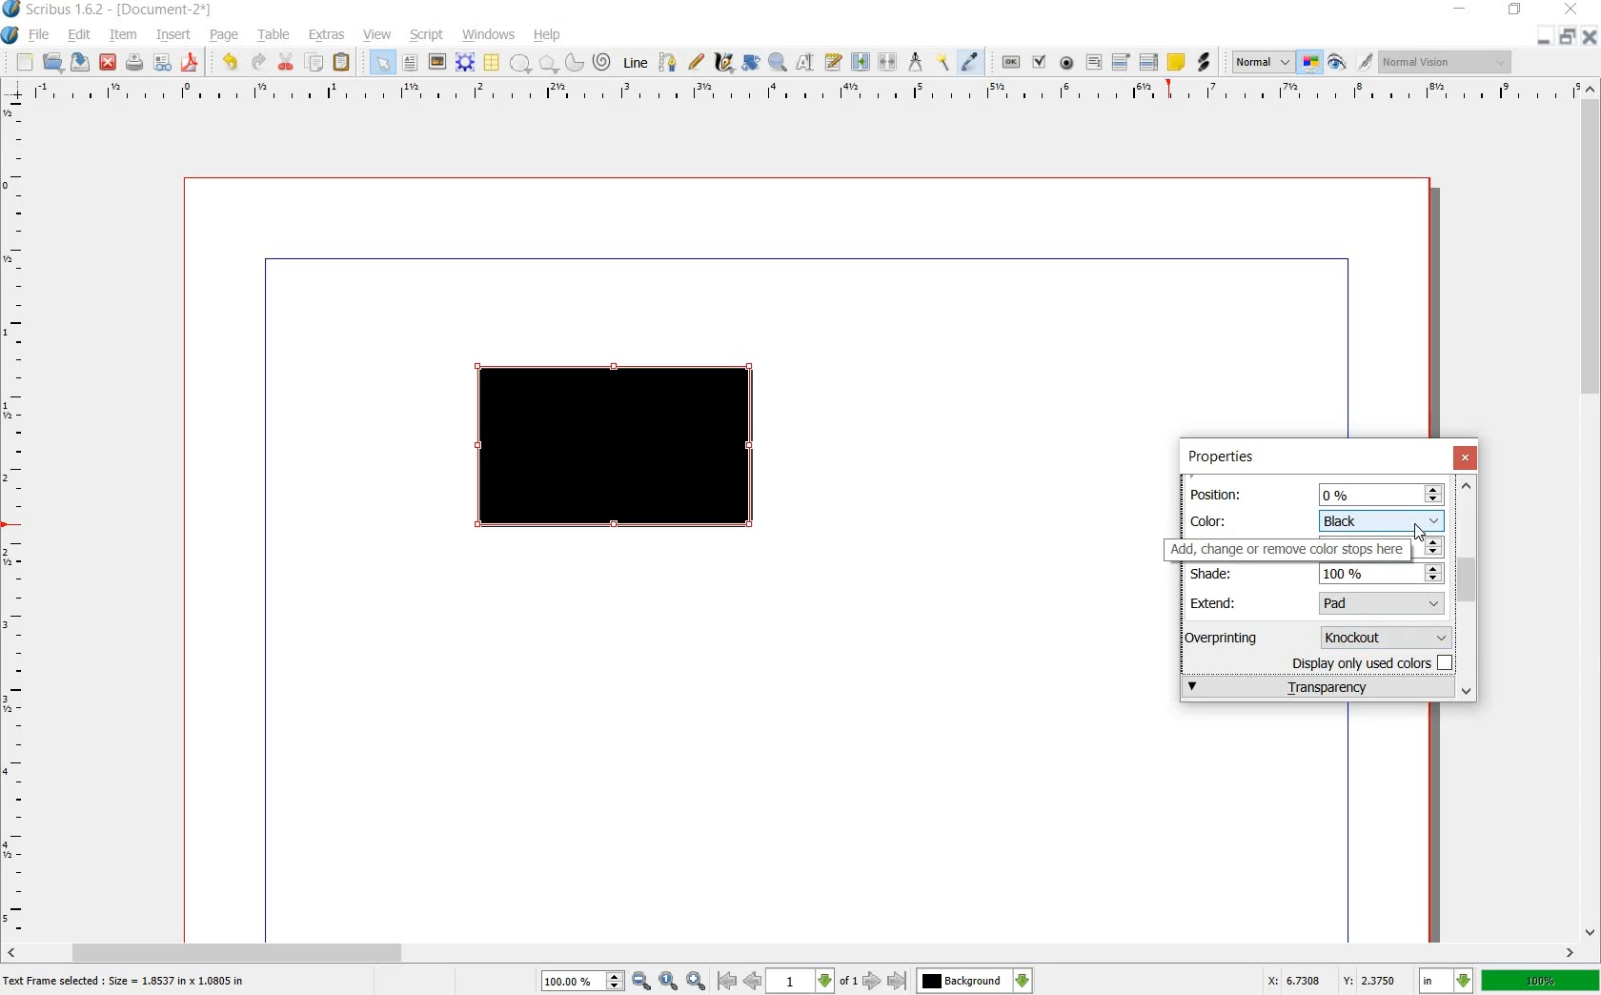 The image size is (1601, 995). I want to click on visual appearance of the display, so click(1449, 61).